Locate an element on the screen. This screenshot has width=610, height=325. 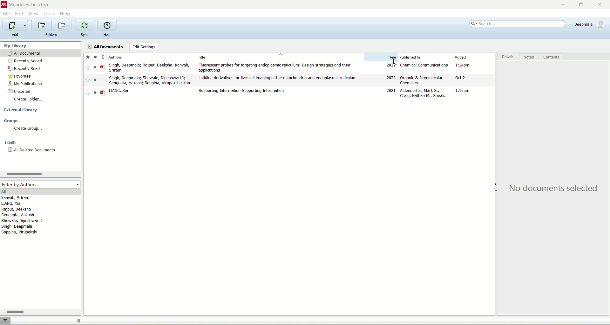
filter is located at coordinates (5, 321).